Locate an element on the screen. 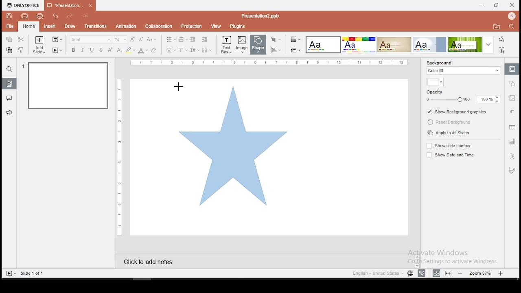 This screenshot has height=293, width=521. fit to slide is located at coordinates (448, 273).